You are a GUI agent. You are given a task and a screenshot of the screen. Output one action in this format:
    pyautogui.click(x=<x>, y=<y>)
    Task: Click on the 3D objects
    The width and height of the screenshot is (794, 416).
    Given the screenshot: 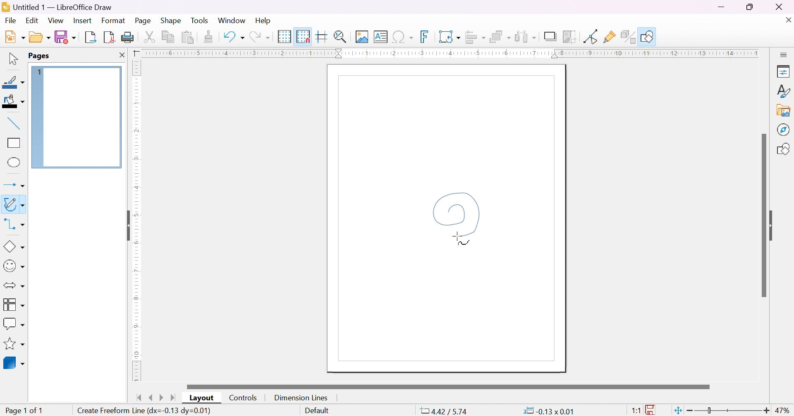 What is the action you would take?
    pyautogui.click(x=14, y=363)
    